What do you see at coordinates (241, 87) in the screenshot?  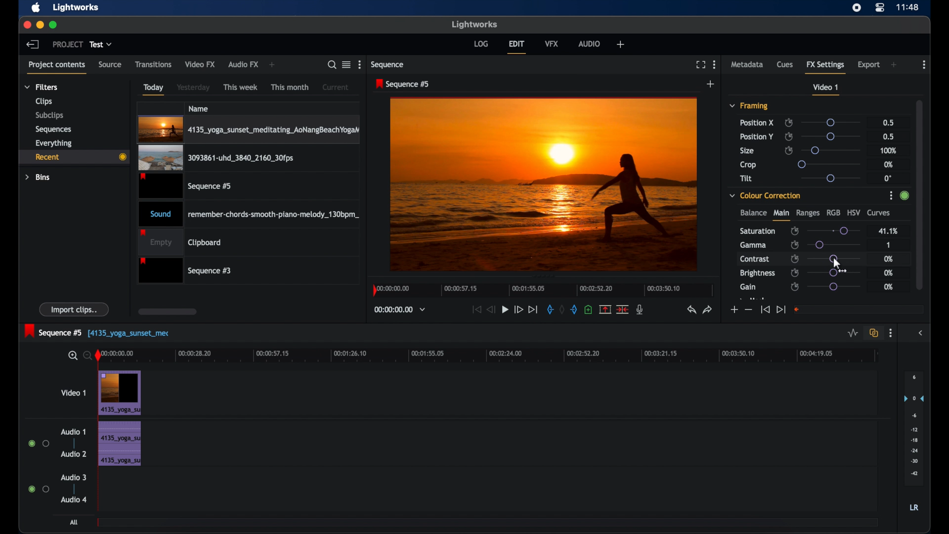 I see `this week` at bounding box center [241, 87].